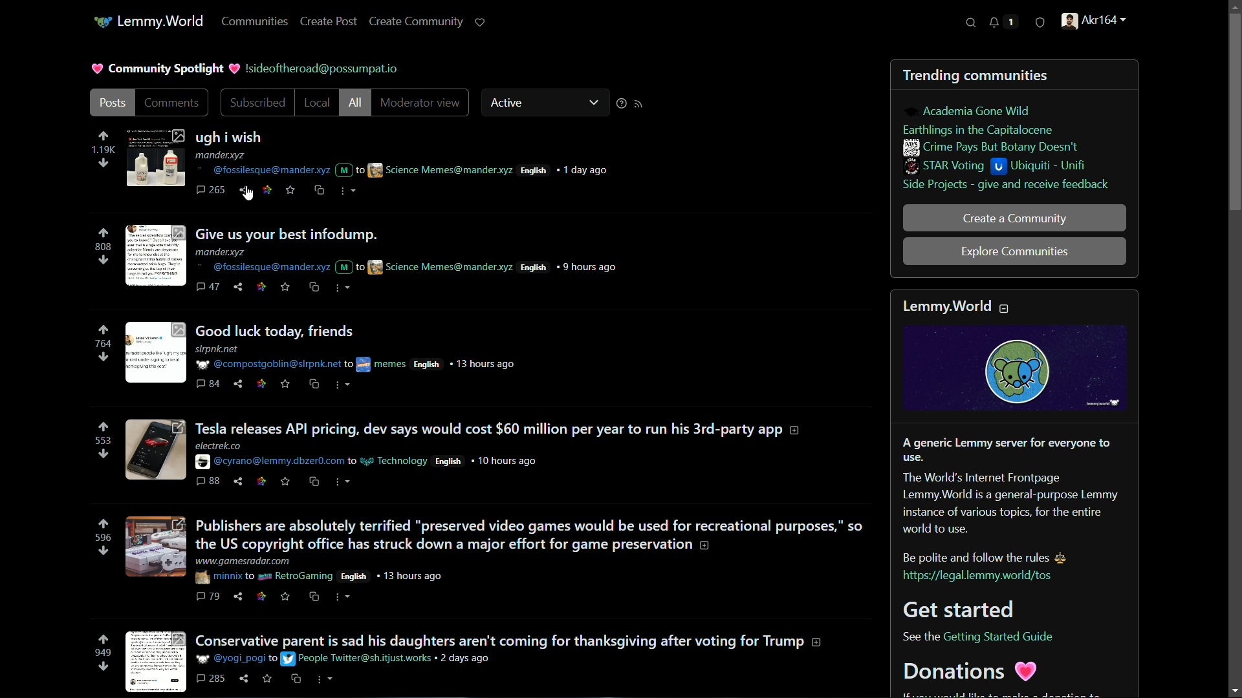 This screenshot has width=1242, height=698. Describe the element at coordinates (1014, 218) in the screenshot. I see `create a community` at that location.